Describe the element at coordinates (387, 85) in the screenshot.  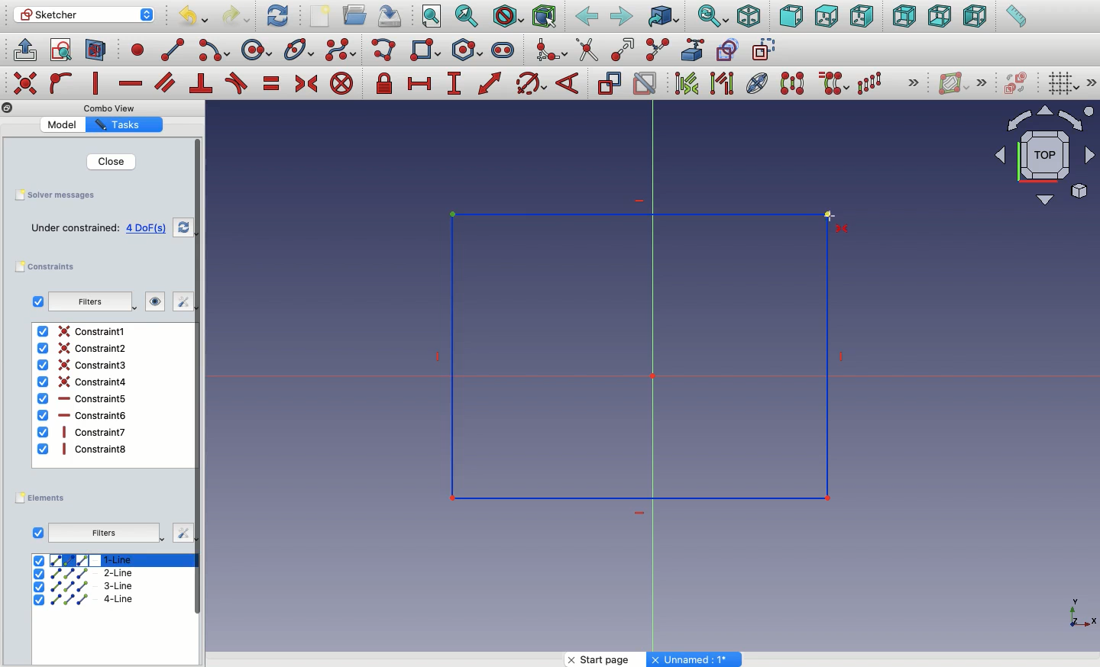
I see `constrain lock` at that location.